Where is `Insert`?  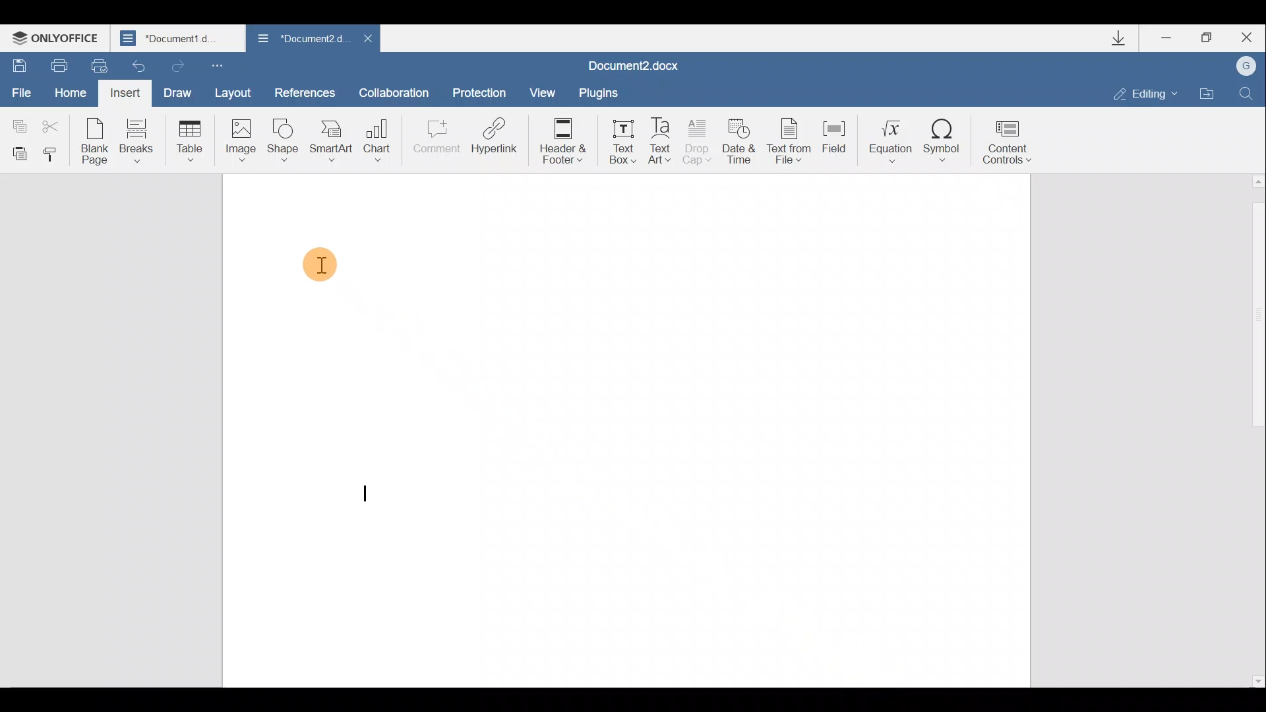 Insert is located at coordinates (123, 92).